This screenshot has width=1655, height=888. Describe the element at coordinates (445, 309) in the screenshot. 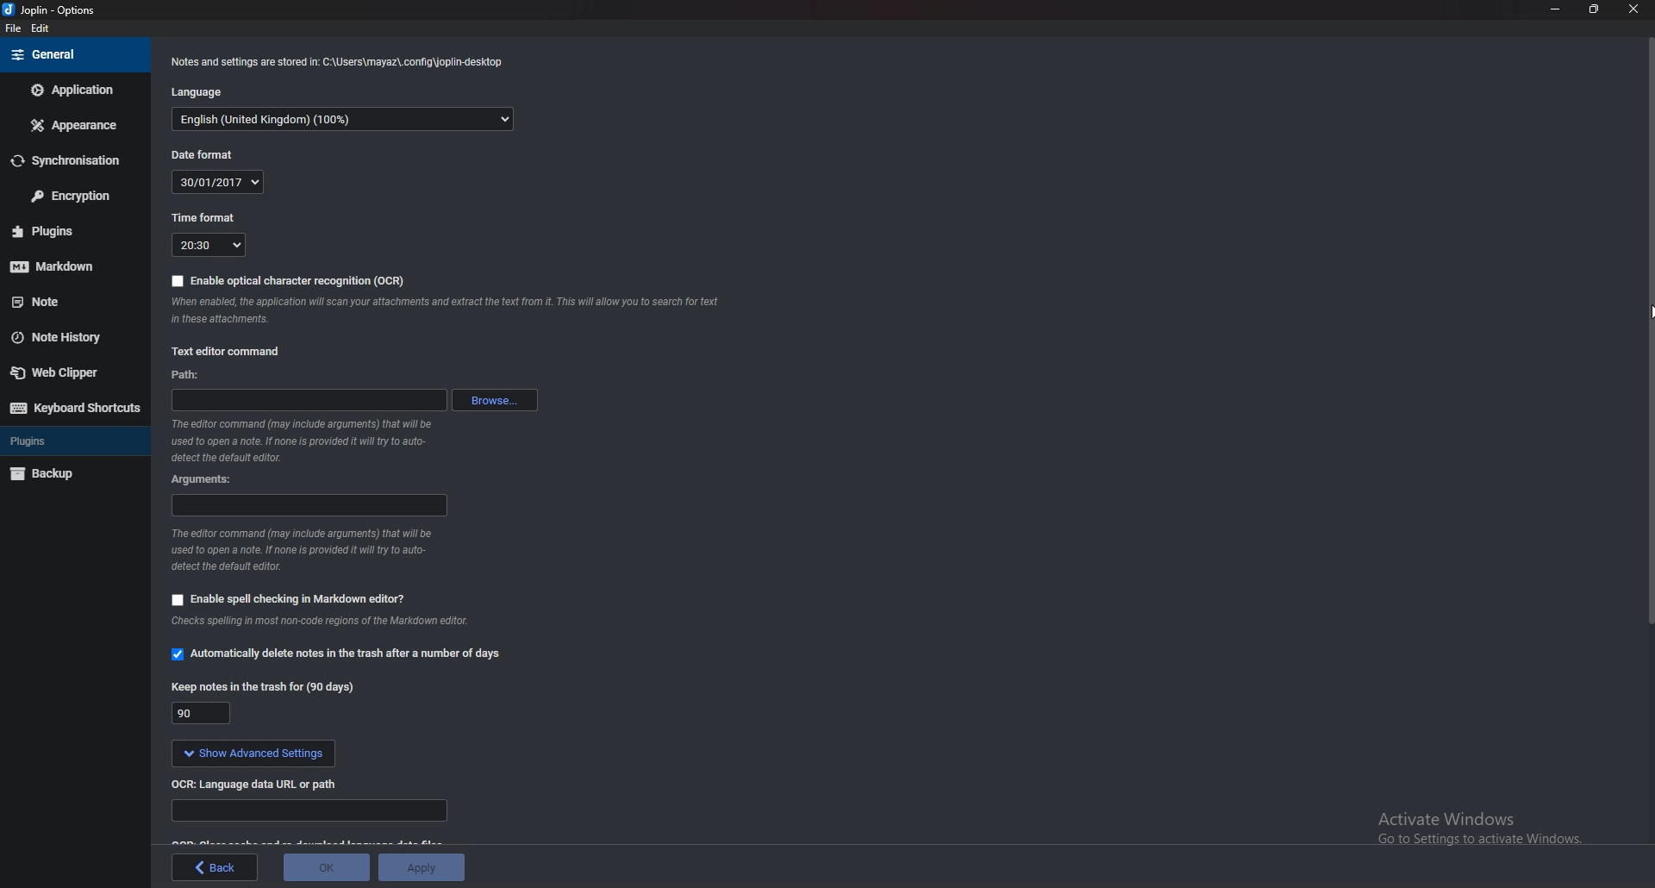

I see `ocr info` at that location.